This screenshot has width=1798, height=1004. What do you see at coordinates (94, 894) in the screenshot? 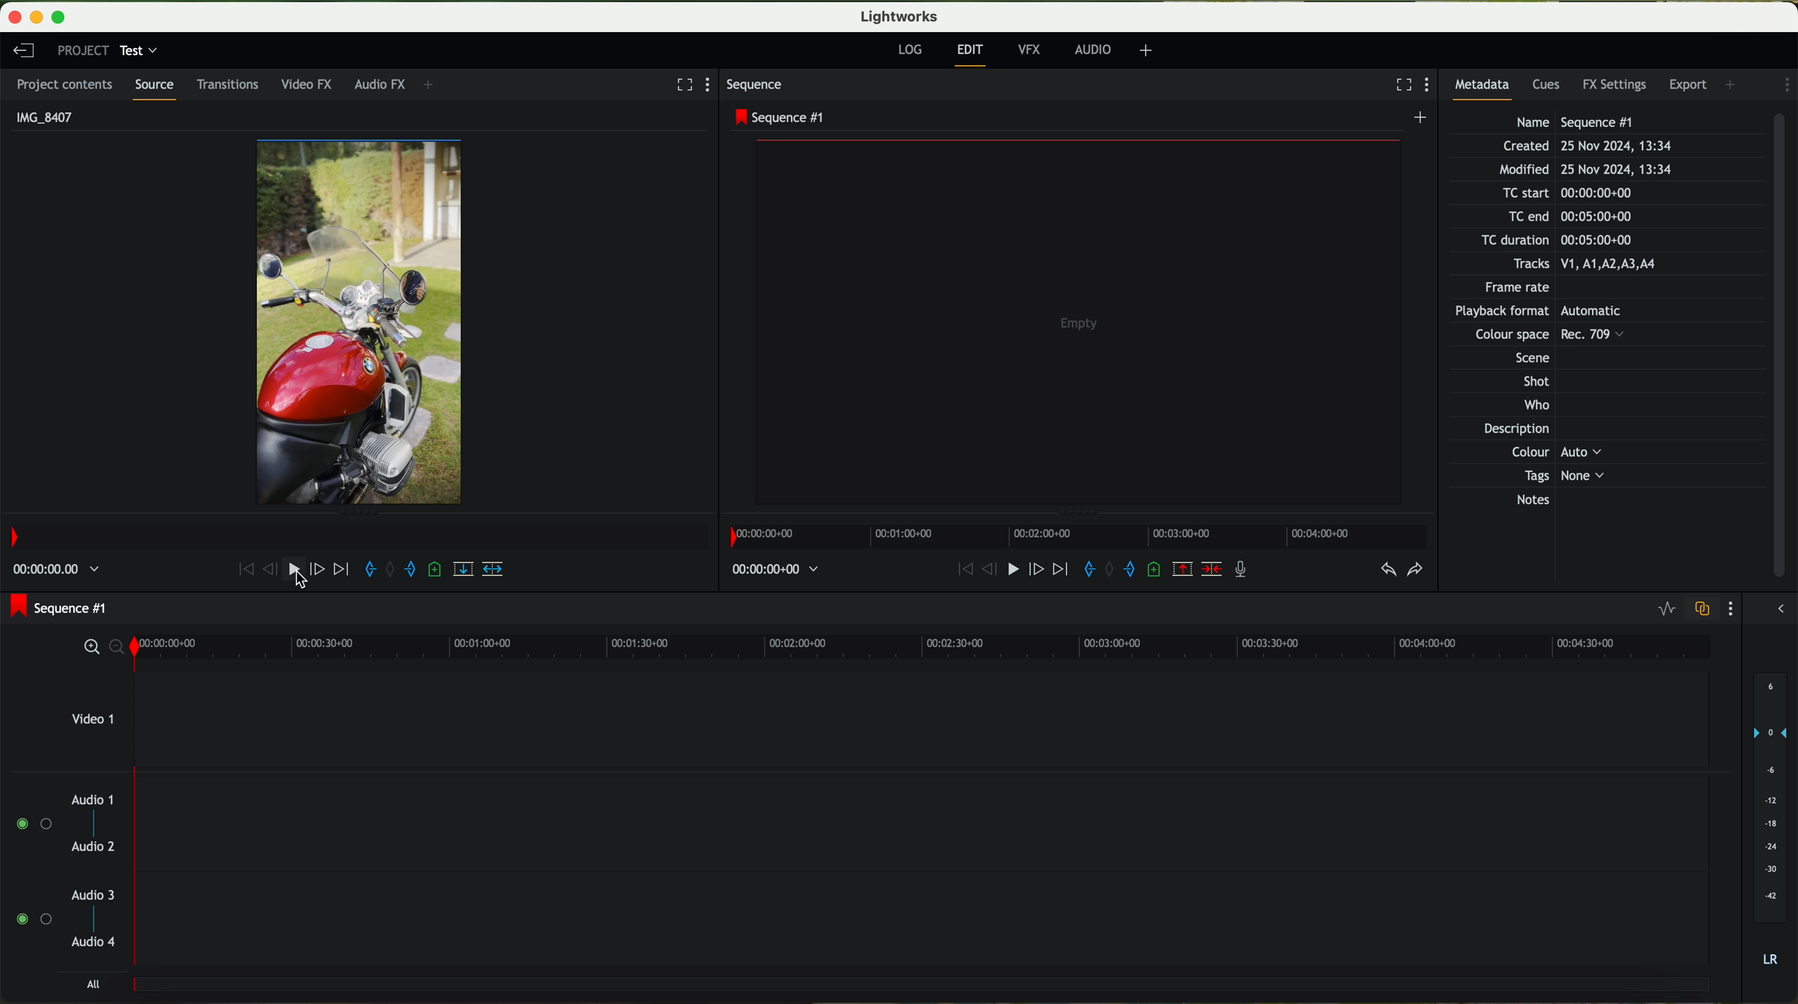
I see `audio 3` at bounding box center [94, 894].